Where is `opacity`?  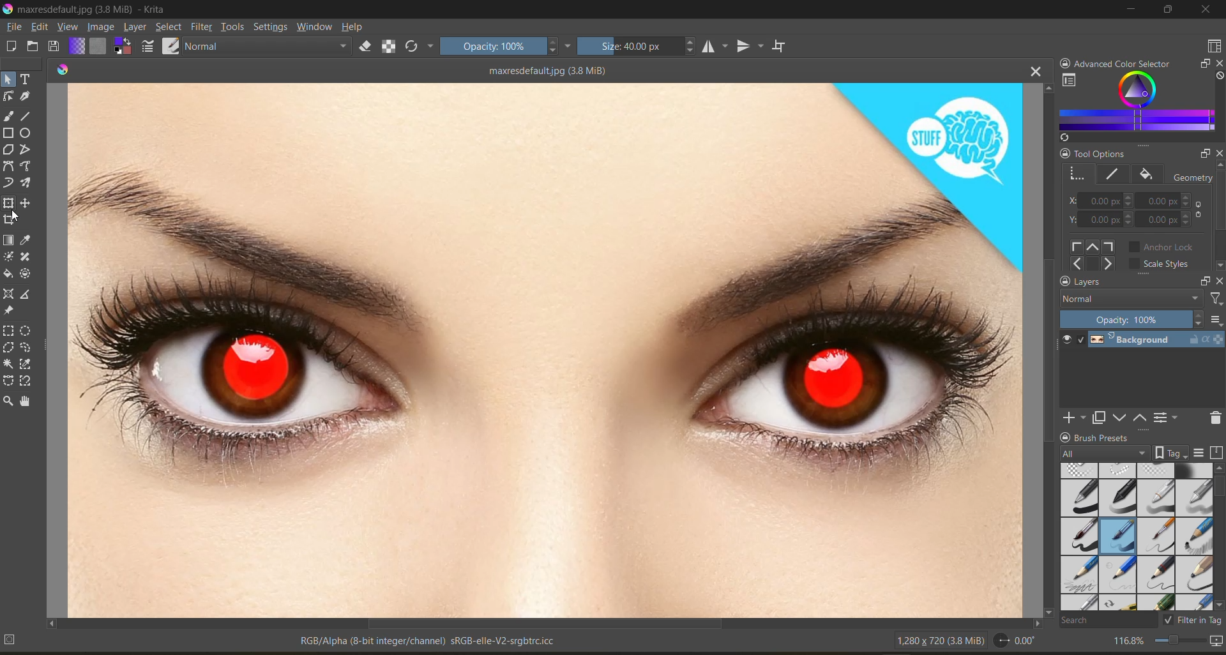 opacity is located at coordinates (1133, 319).